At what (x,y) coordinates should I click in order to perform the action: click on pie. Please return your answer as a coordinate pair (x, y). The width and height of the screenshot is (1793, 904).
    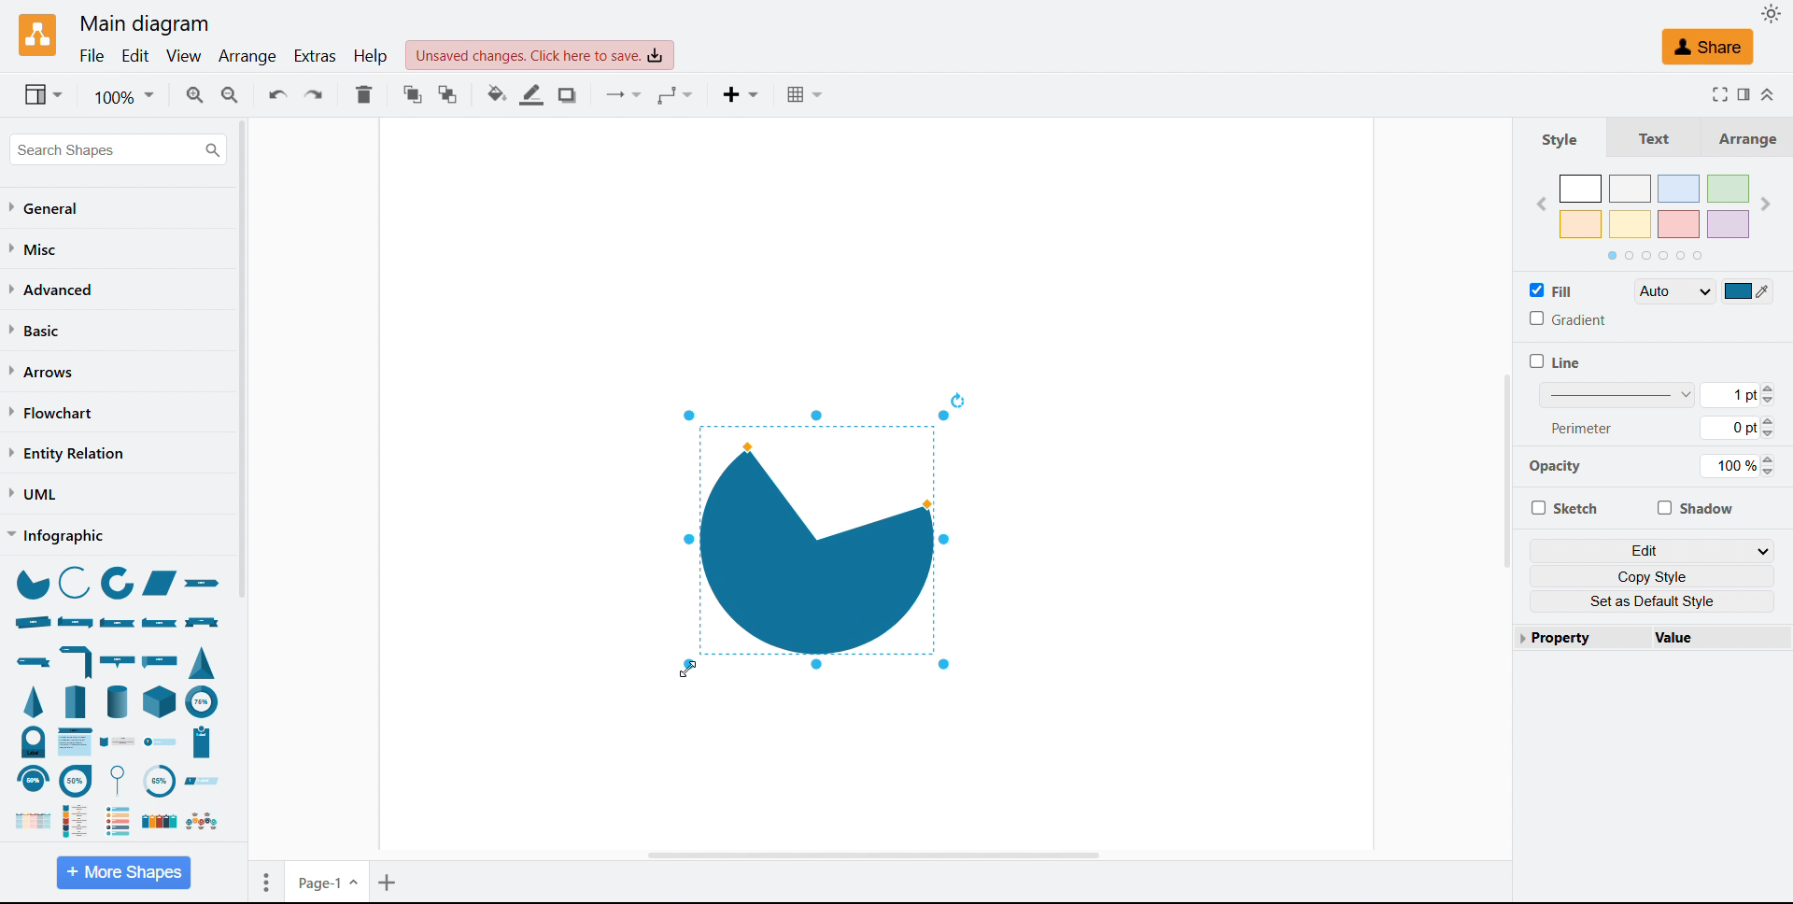
    Looking at the image, I should click on (31, 583).